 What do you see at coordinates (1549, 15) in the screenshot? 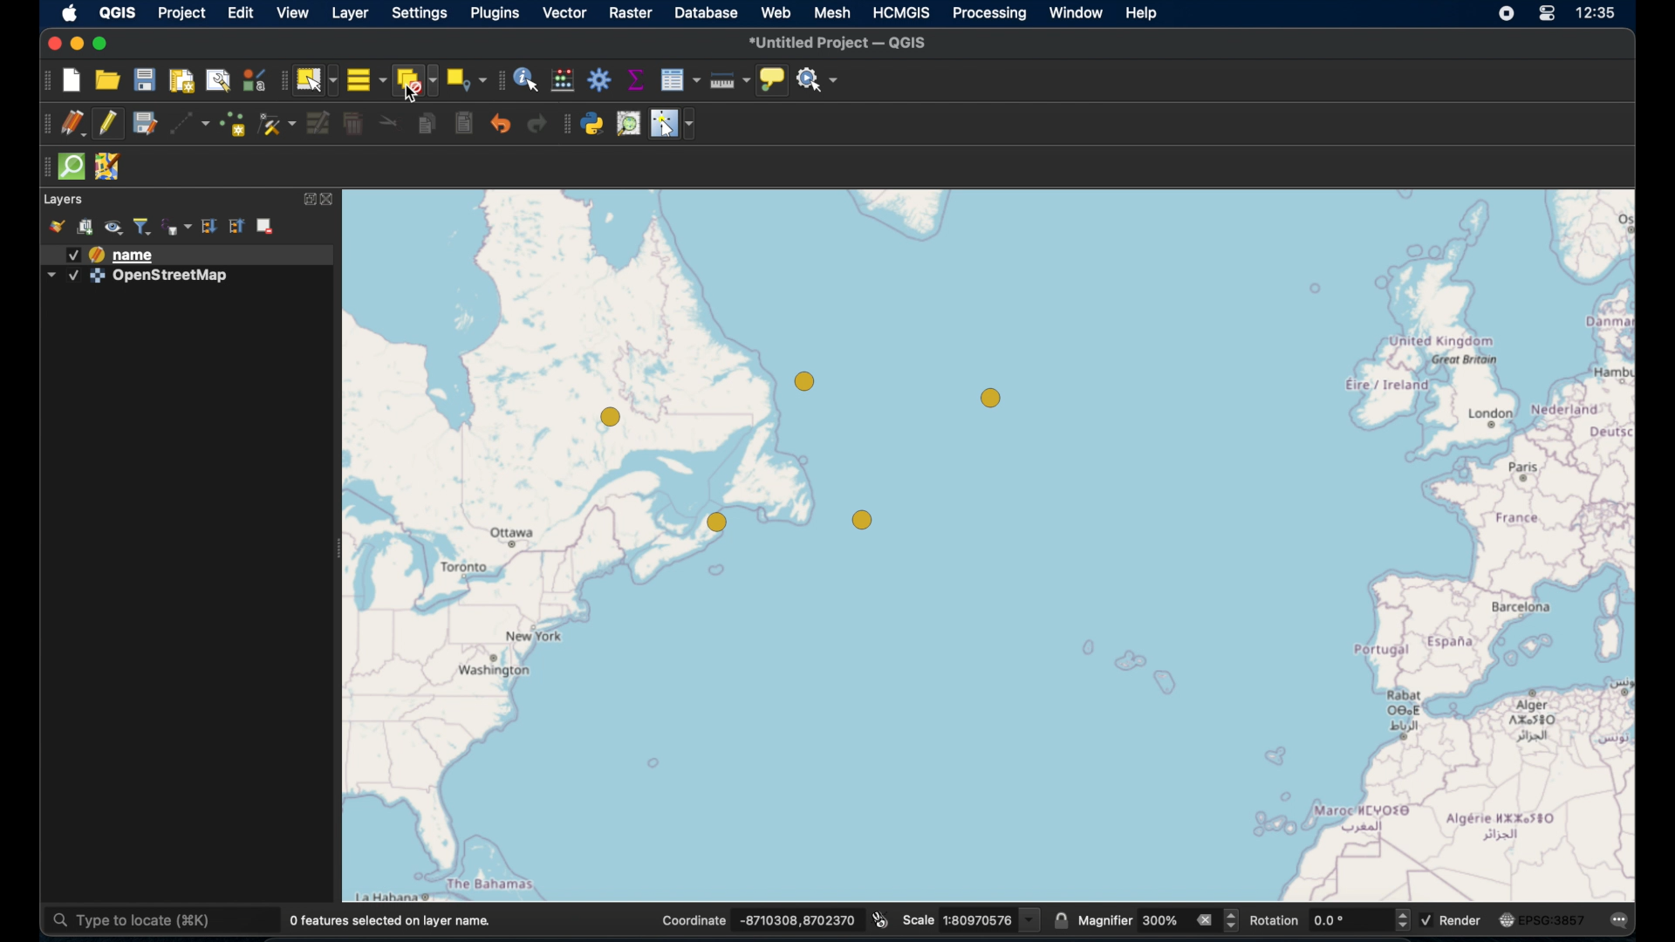
I see `control center` at bounding box center [1549, 15].